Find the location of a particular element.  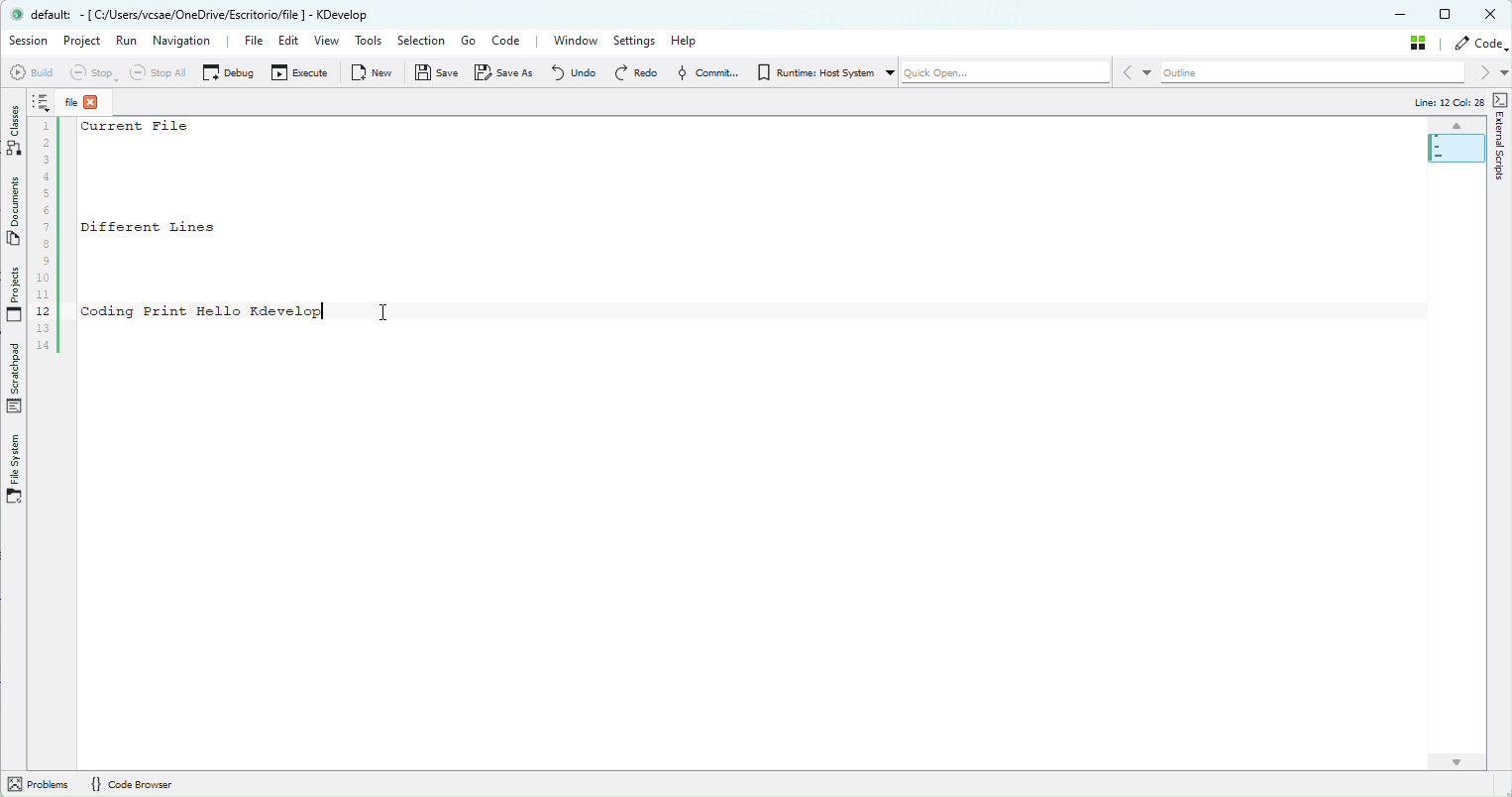

Navigation is located at coordinates (189, 43).